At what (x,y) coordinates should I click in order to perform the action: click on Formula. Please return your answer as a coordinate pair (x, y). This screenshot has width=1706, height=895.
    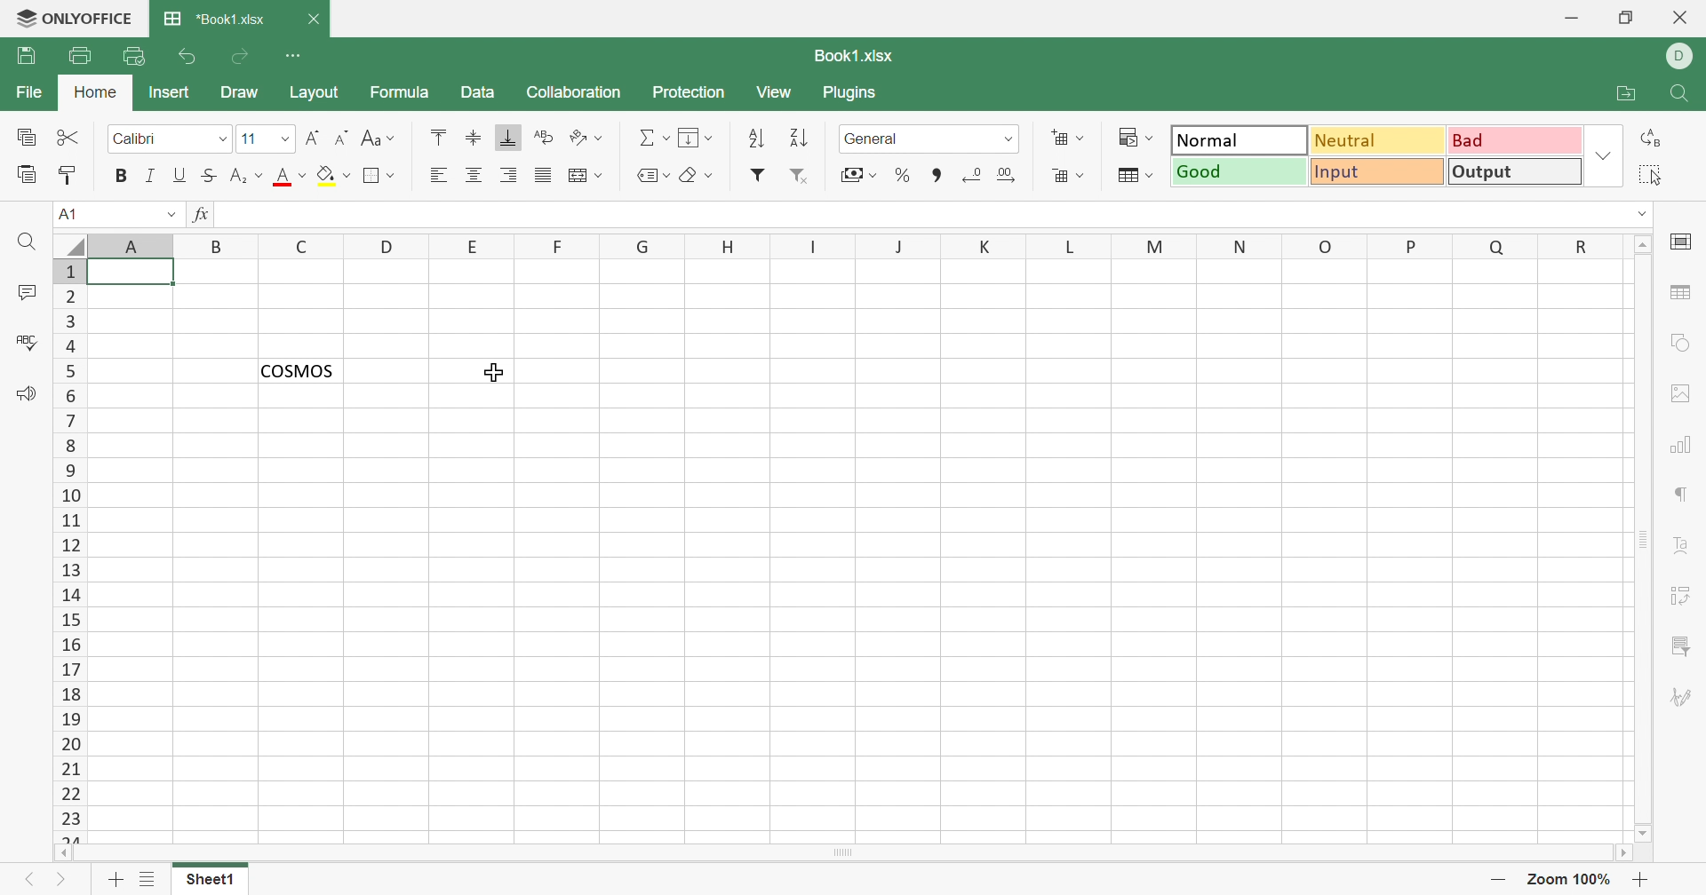
    Looking at the image, I should click on (398, 92).